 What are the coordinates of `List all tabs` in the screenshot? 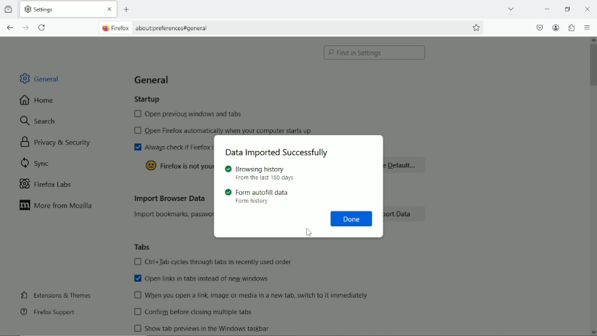 It's located at (511, 8).